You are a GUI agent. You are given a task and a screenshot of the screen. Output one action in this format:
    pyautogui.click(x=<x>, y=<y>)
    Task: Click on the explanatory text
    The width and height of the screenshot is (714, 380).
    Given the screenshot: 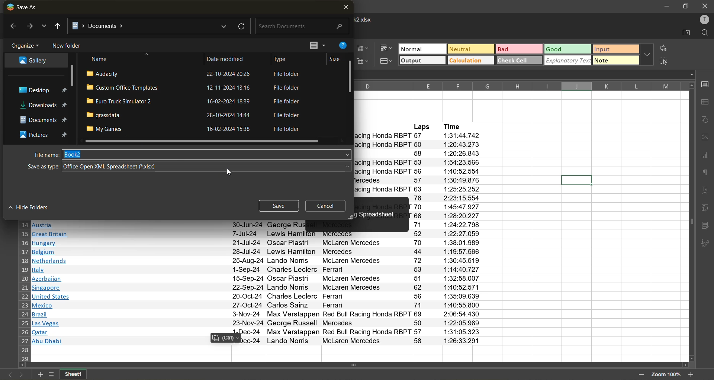 What is the action you would take?
    pyautogui.click(x=568, y=61)
    